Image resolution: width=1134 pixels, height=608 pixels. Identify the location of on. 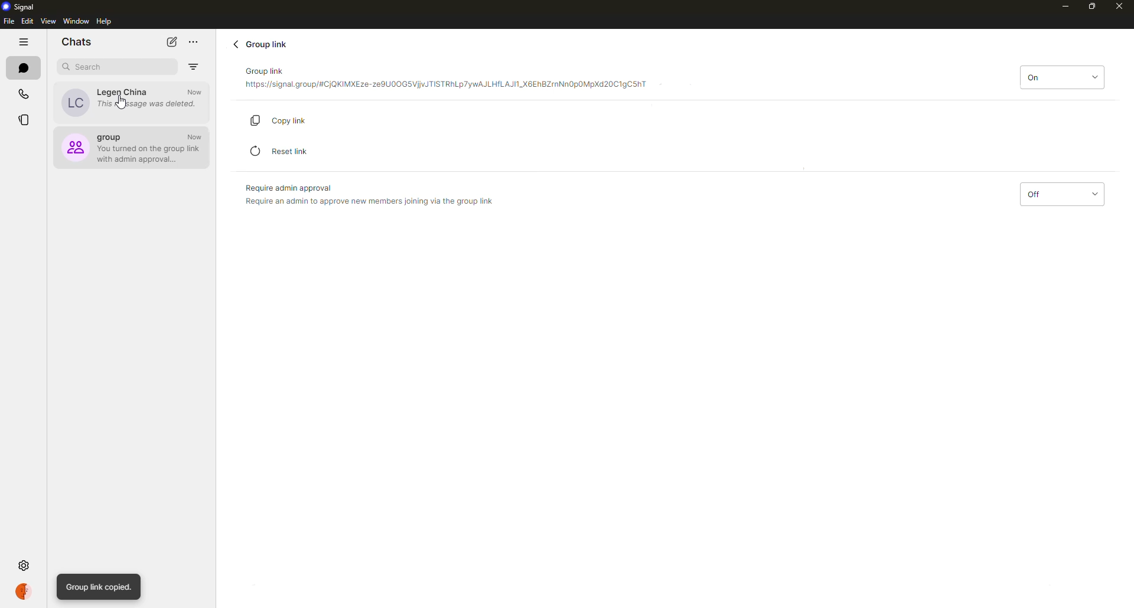
(1061, 76).